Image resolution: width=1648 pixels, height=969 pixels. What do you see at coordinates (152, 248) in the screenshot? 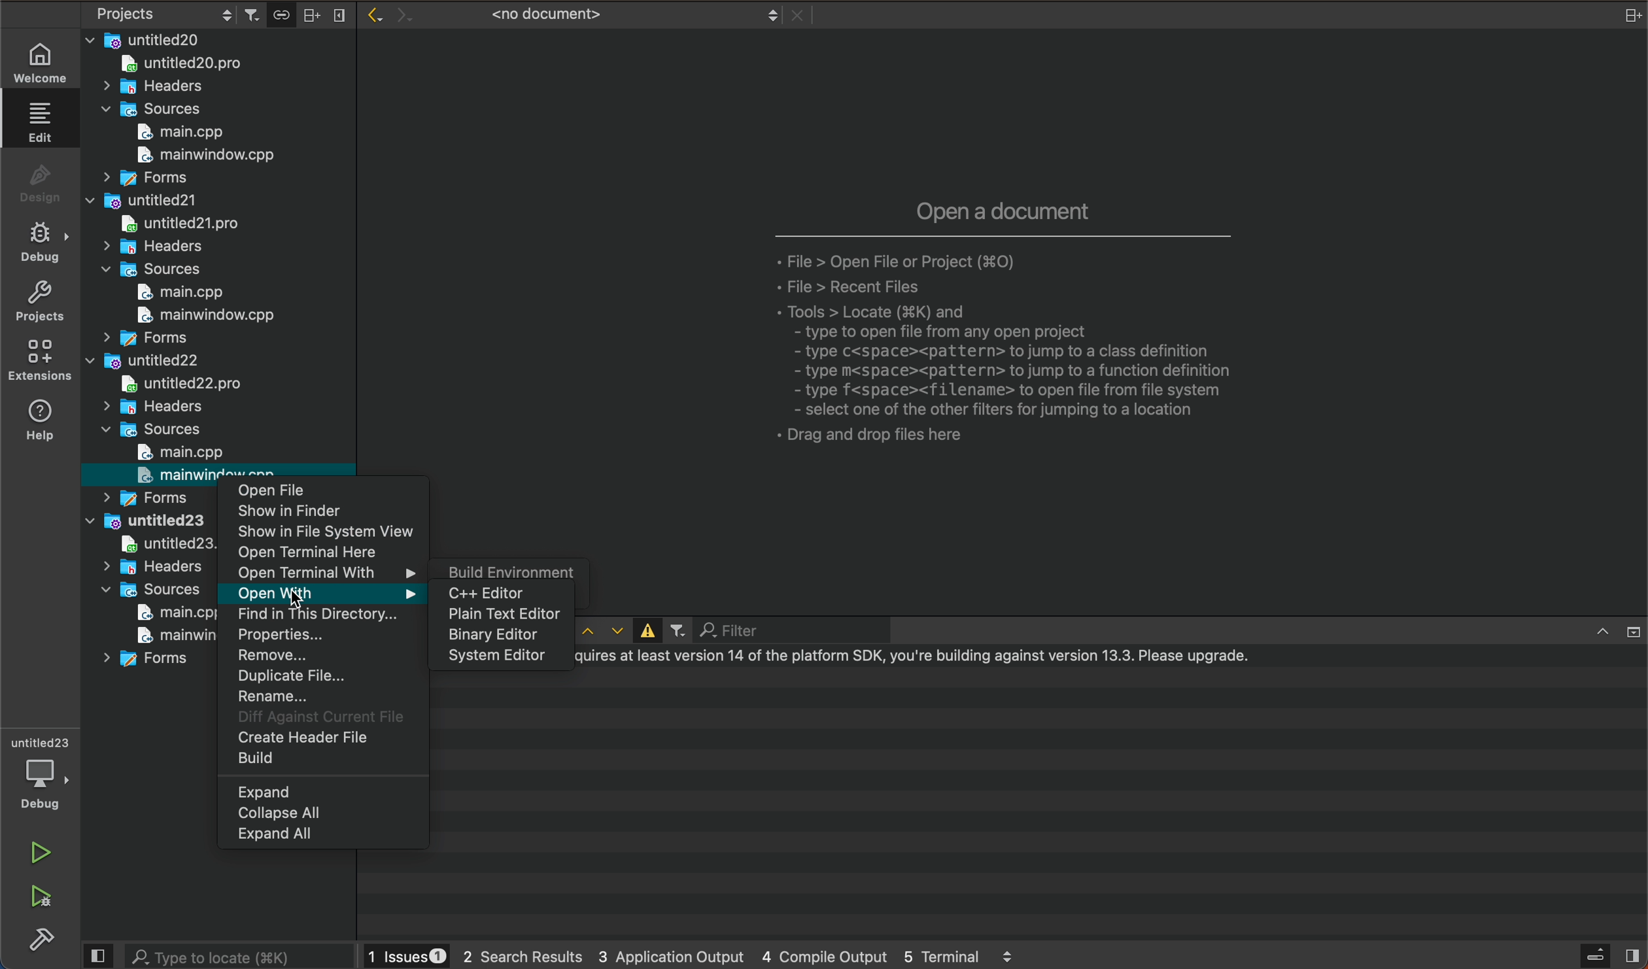
I see `headers` at bounding box center [152, 248].